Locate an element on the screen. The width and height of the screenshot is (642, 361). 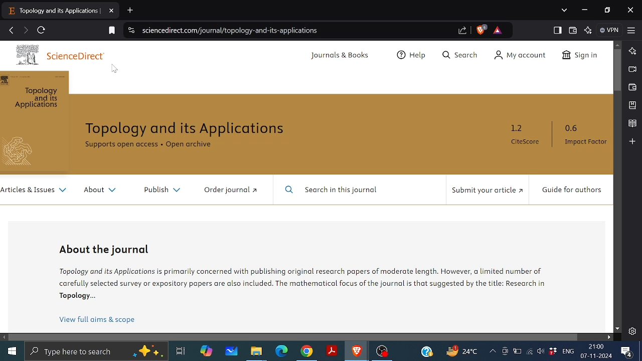
Speaker/Headphone is located at coordinates (540, 351).